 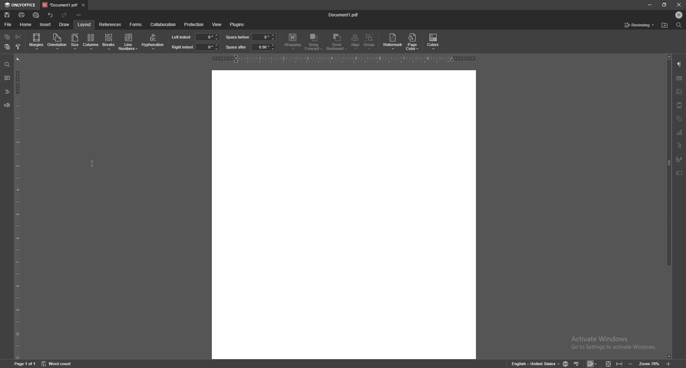 What do you see at coordinates (19, 5) in the screenshot?
I see `onlyoffice` at bounding box center [19, 5].